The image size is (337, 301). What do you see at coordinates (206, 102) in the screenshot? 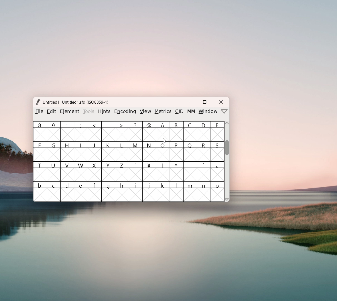
I see `maximize` at bounding box center [206, 102].